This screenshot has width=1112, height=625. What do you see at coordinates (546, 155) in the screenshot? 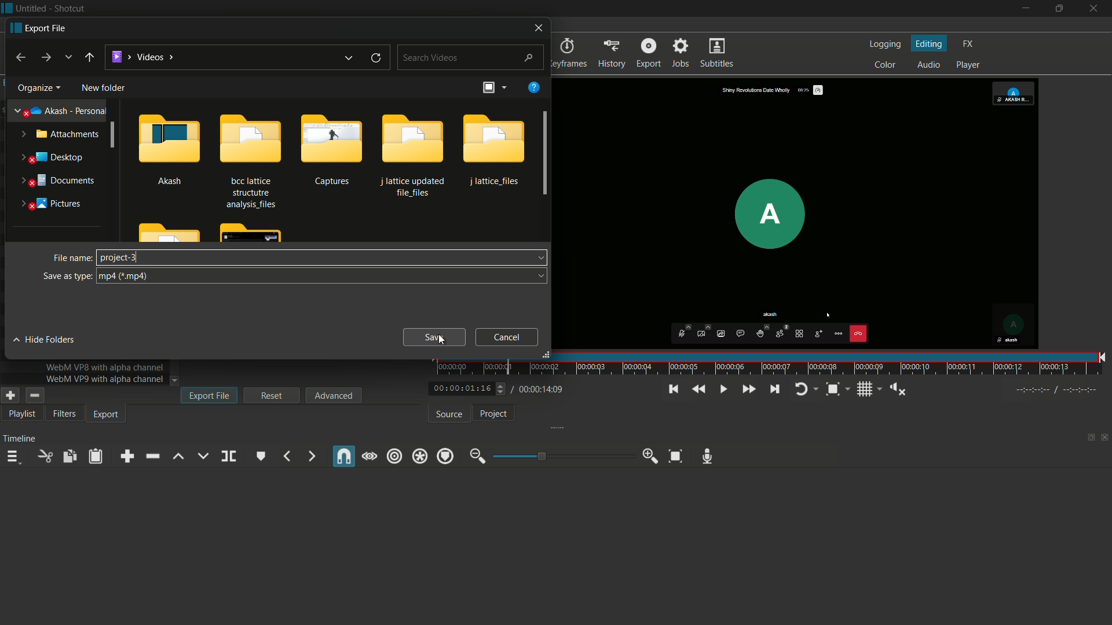
I see `scroll bar` at bounding box center [546, 155].